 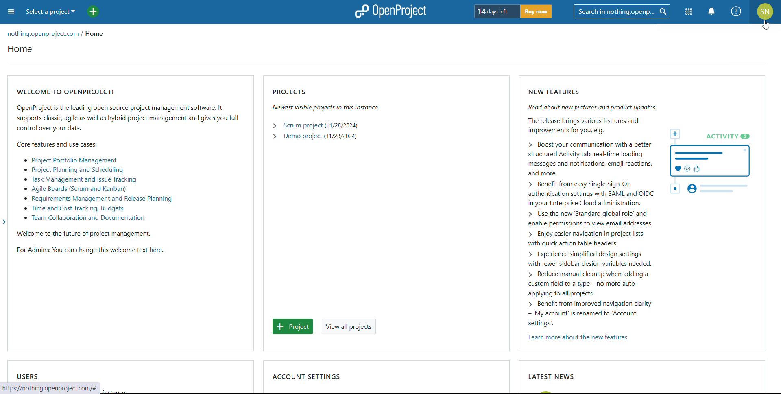 I want to click on logo, so click(x=389, y=11).